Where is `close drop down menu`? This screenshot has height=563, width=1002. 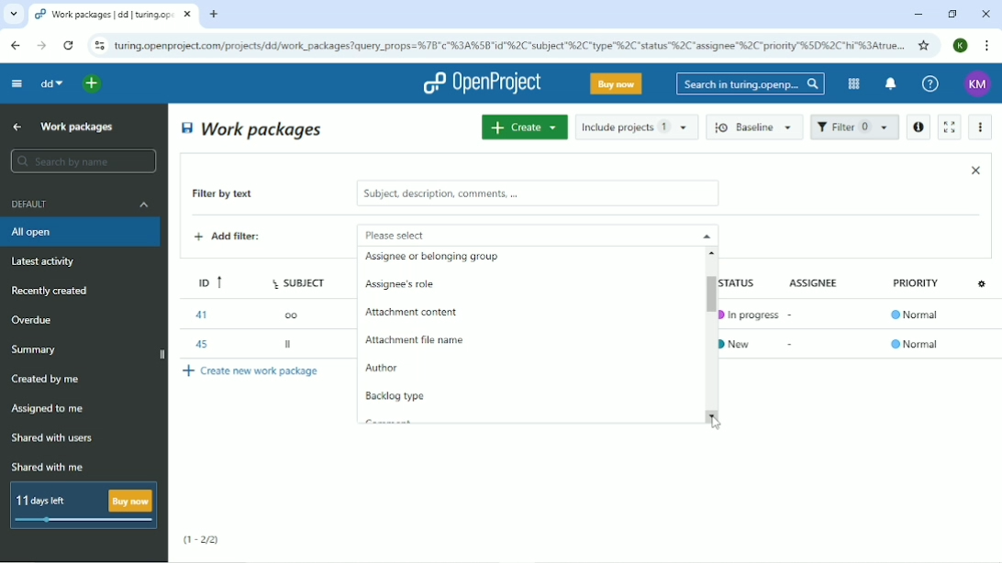 close drop down menu is located at coordinates (705, 235).